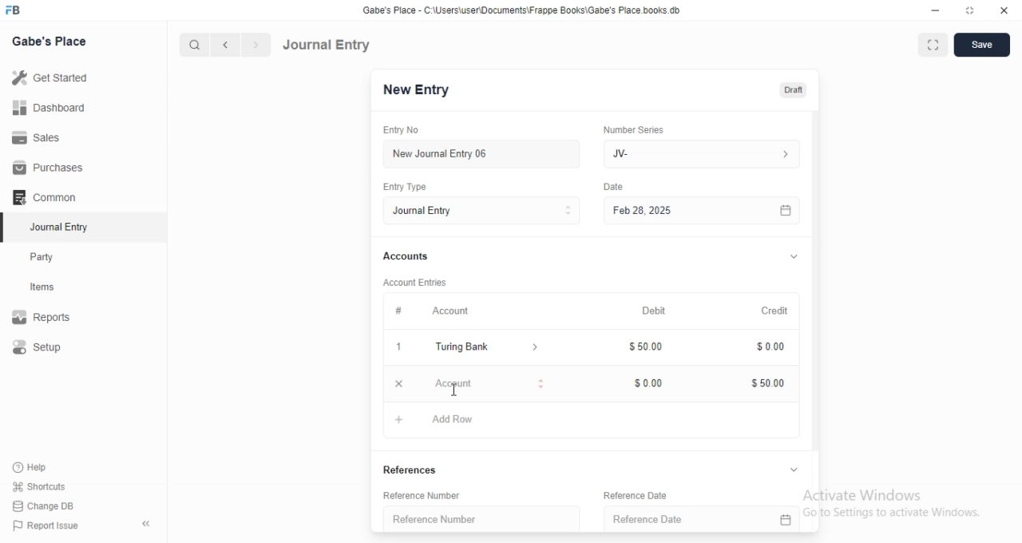 This screenshot has height=543, width=1022. I want to click on Dashboard, so click(53, 107).